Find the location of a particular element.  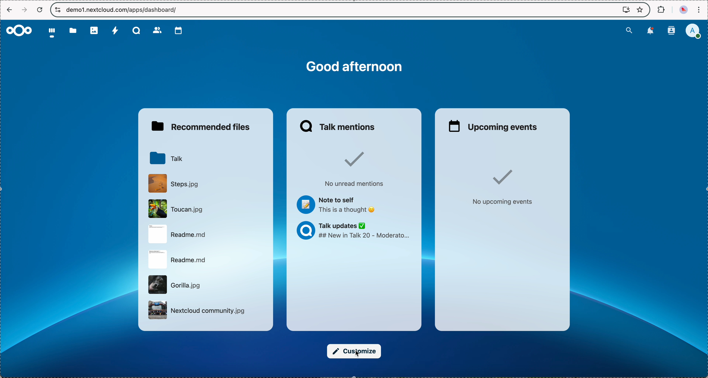

customize and control Google Chrome is located at coordinates (701, 9).